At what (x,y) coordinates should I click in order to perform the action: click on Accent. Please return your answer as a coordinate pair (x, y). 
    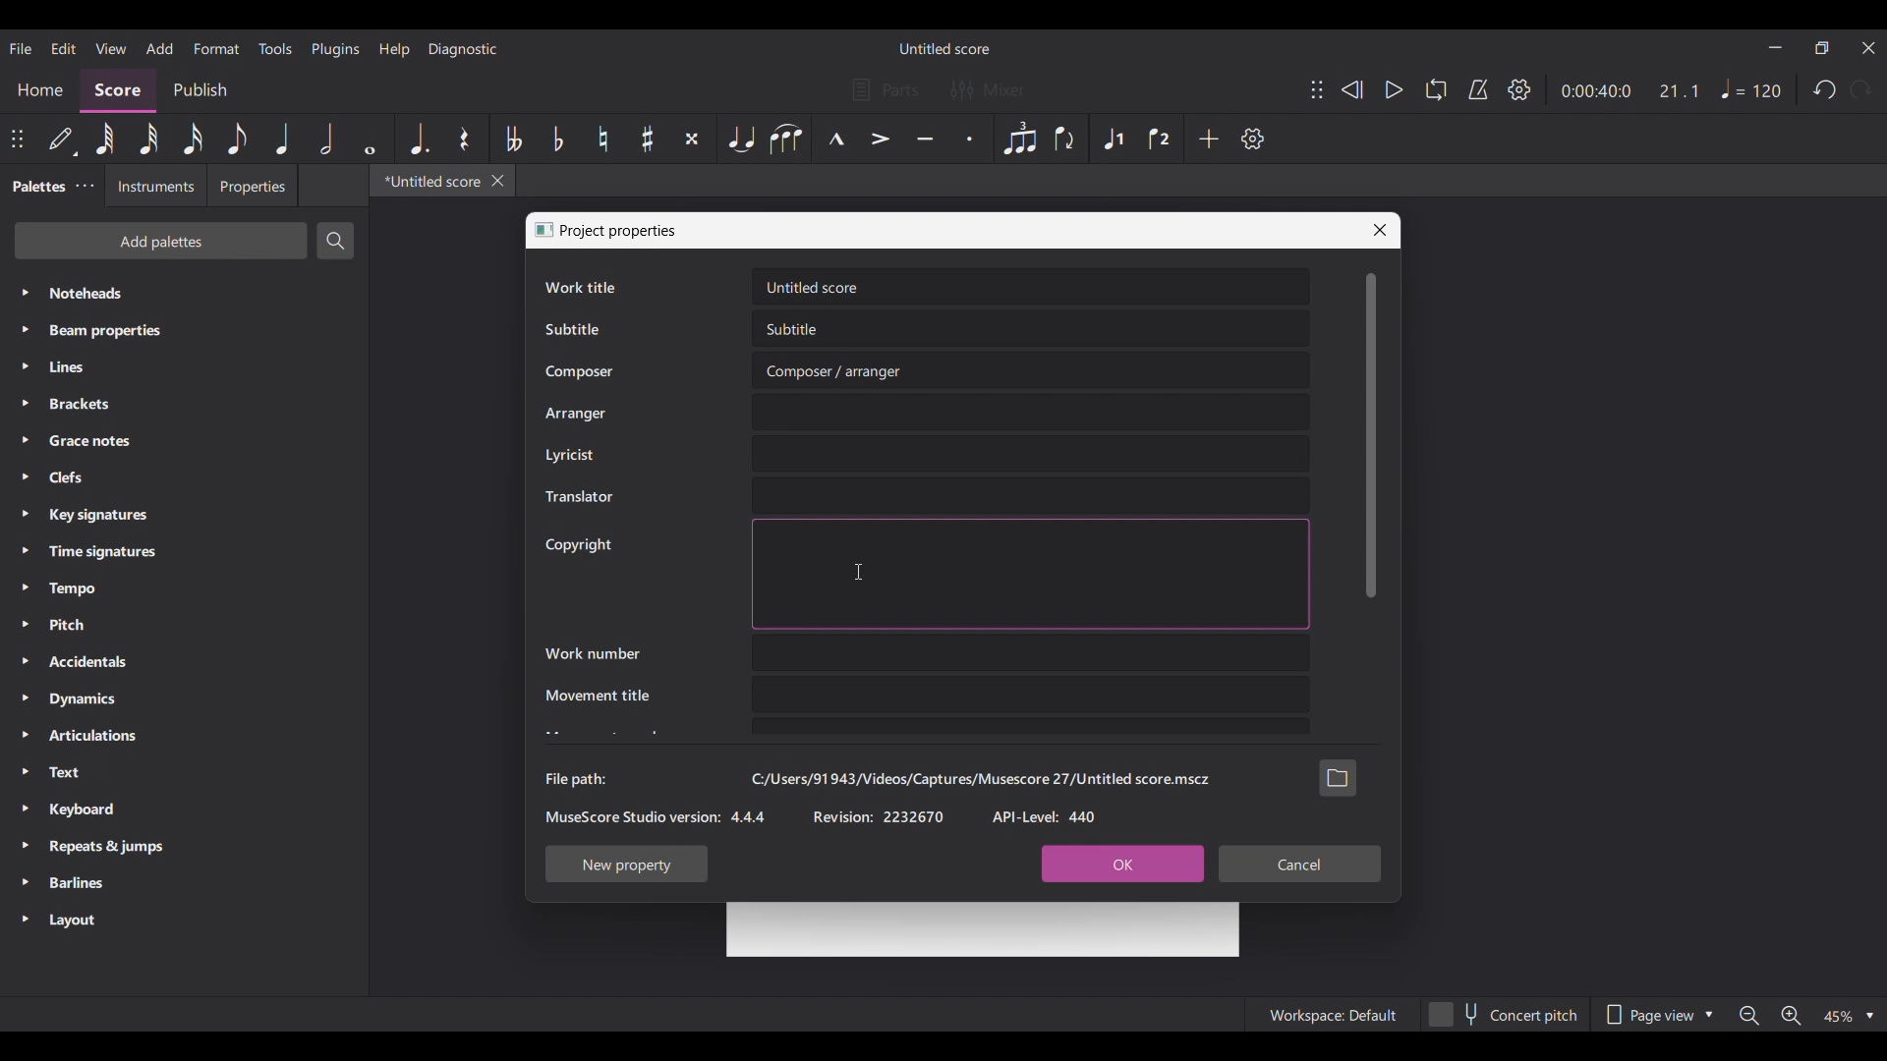
    Looking at the image, I should click on (881, 139).